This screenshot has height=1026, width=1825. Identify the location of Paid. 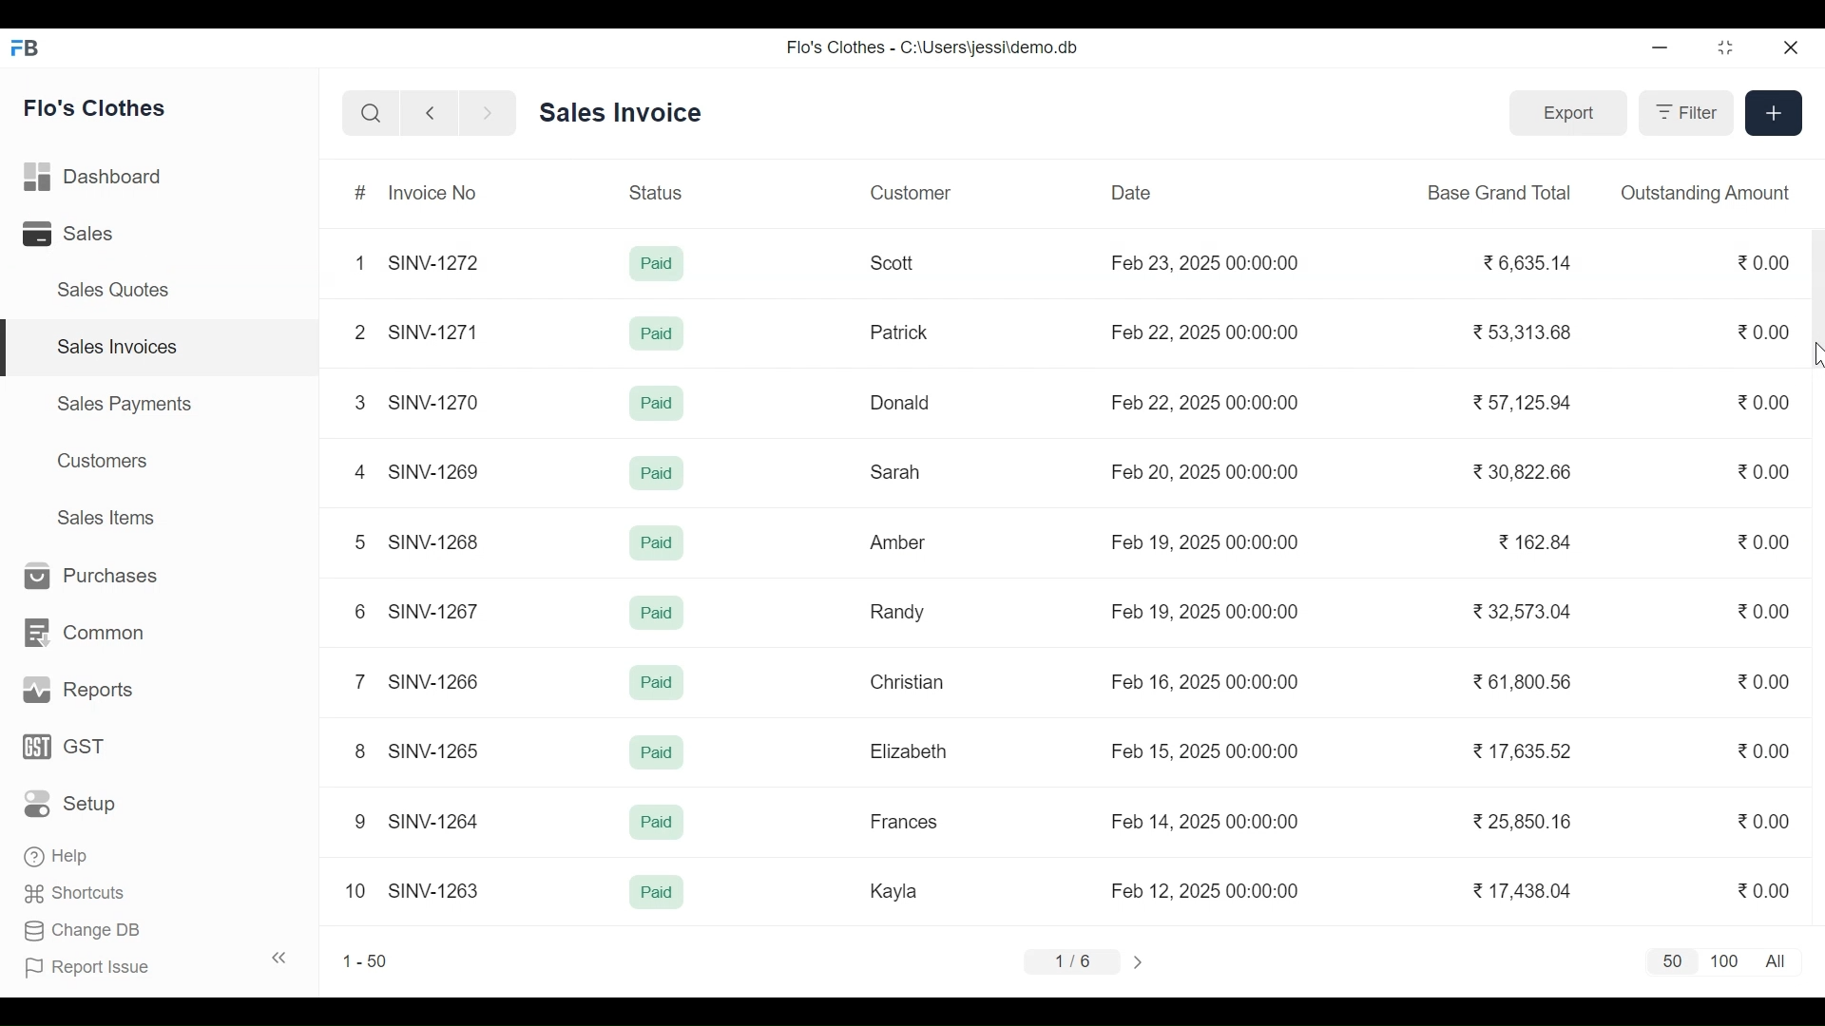
(659, 754).